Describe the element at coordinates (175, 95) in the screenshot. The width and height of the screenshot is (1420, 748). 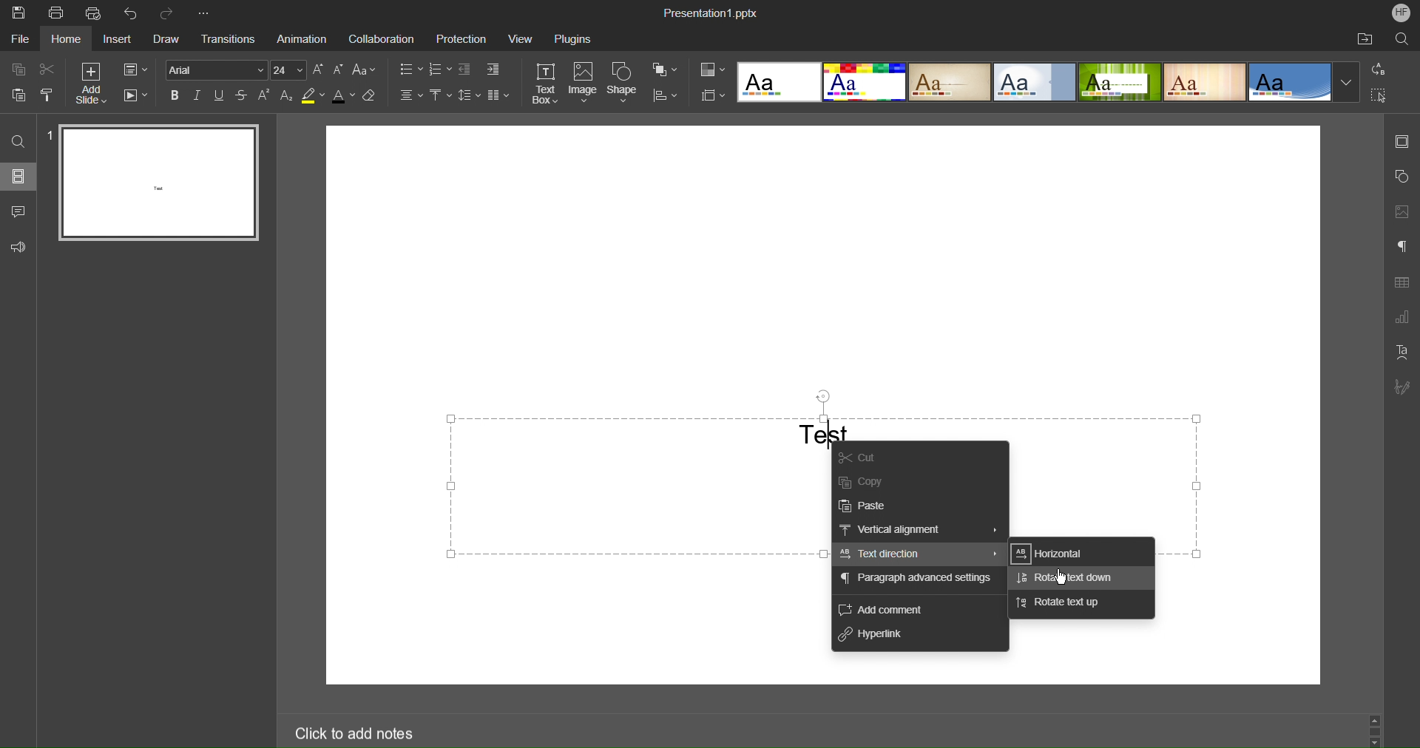
I see `Bold` at that location.